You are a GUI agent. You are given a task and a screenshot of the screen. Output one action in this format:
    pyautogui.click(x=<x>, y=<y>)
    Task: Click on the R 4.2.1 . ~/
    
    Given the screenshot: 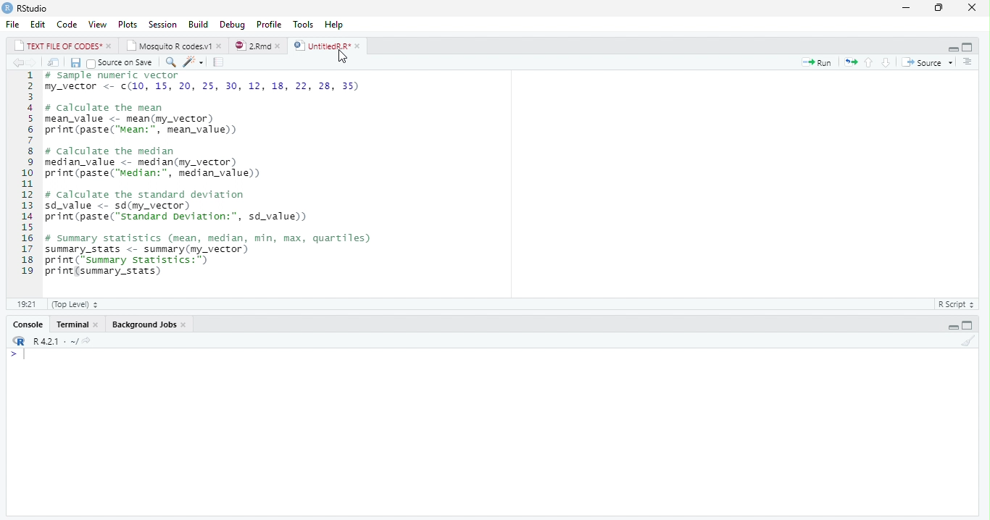 What is the action you would take?
    pyautogui.click(x=62, y=342)
    